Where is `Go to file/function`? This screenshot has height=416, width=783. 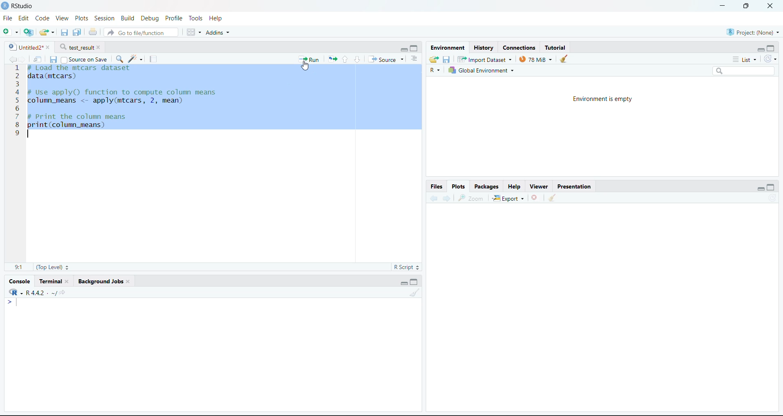
Go to file/function is located at coordinates (142, 33).